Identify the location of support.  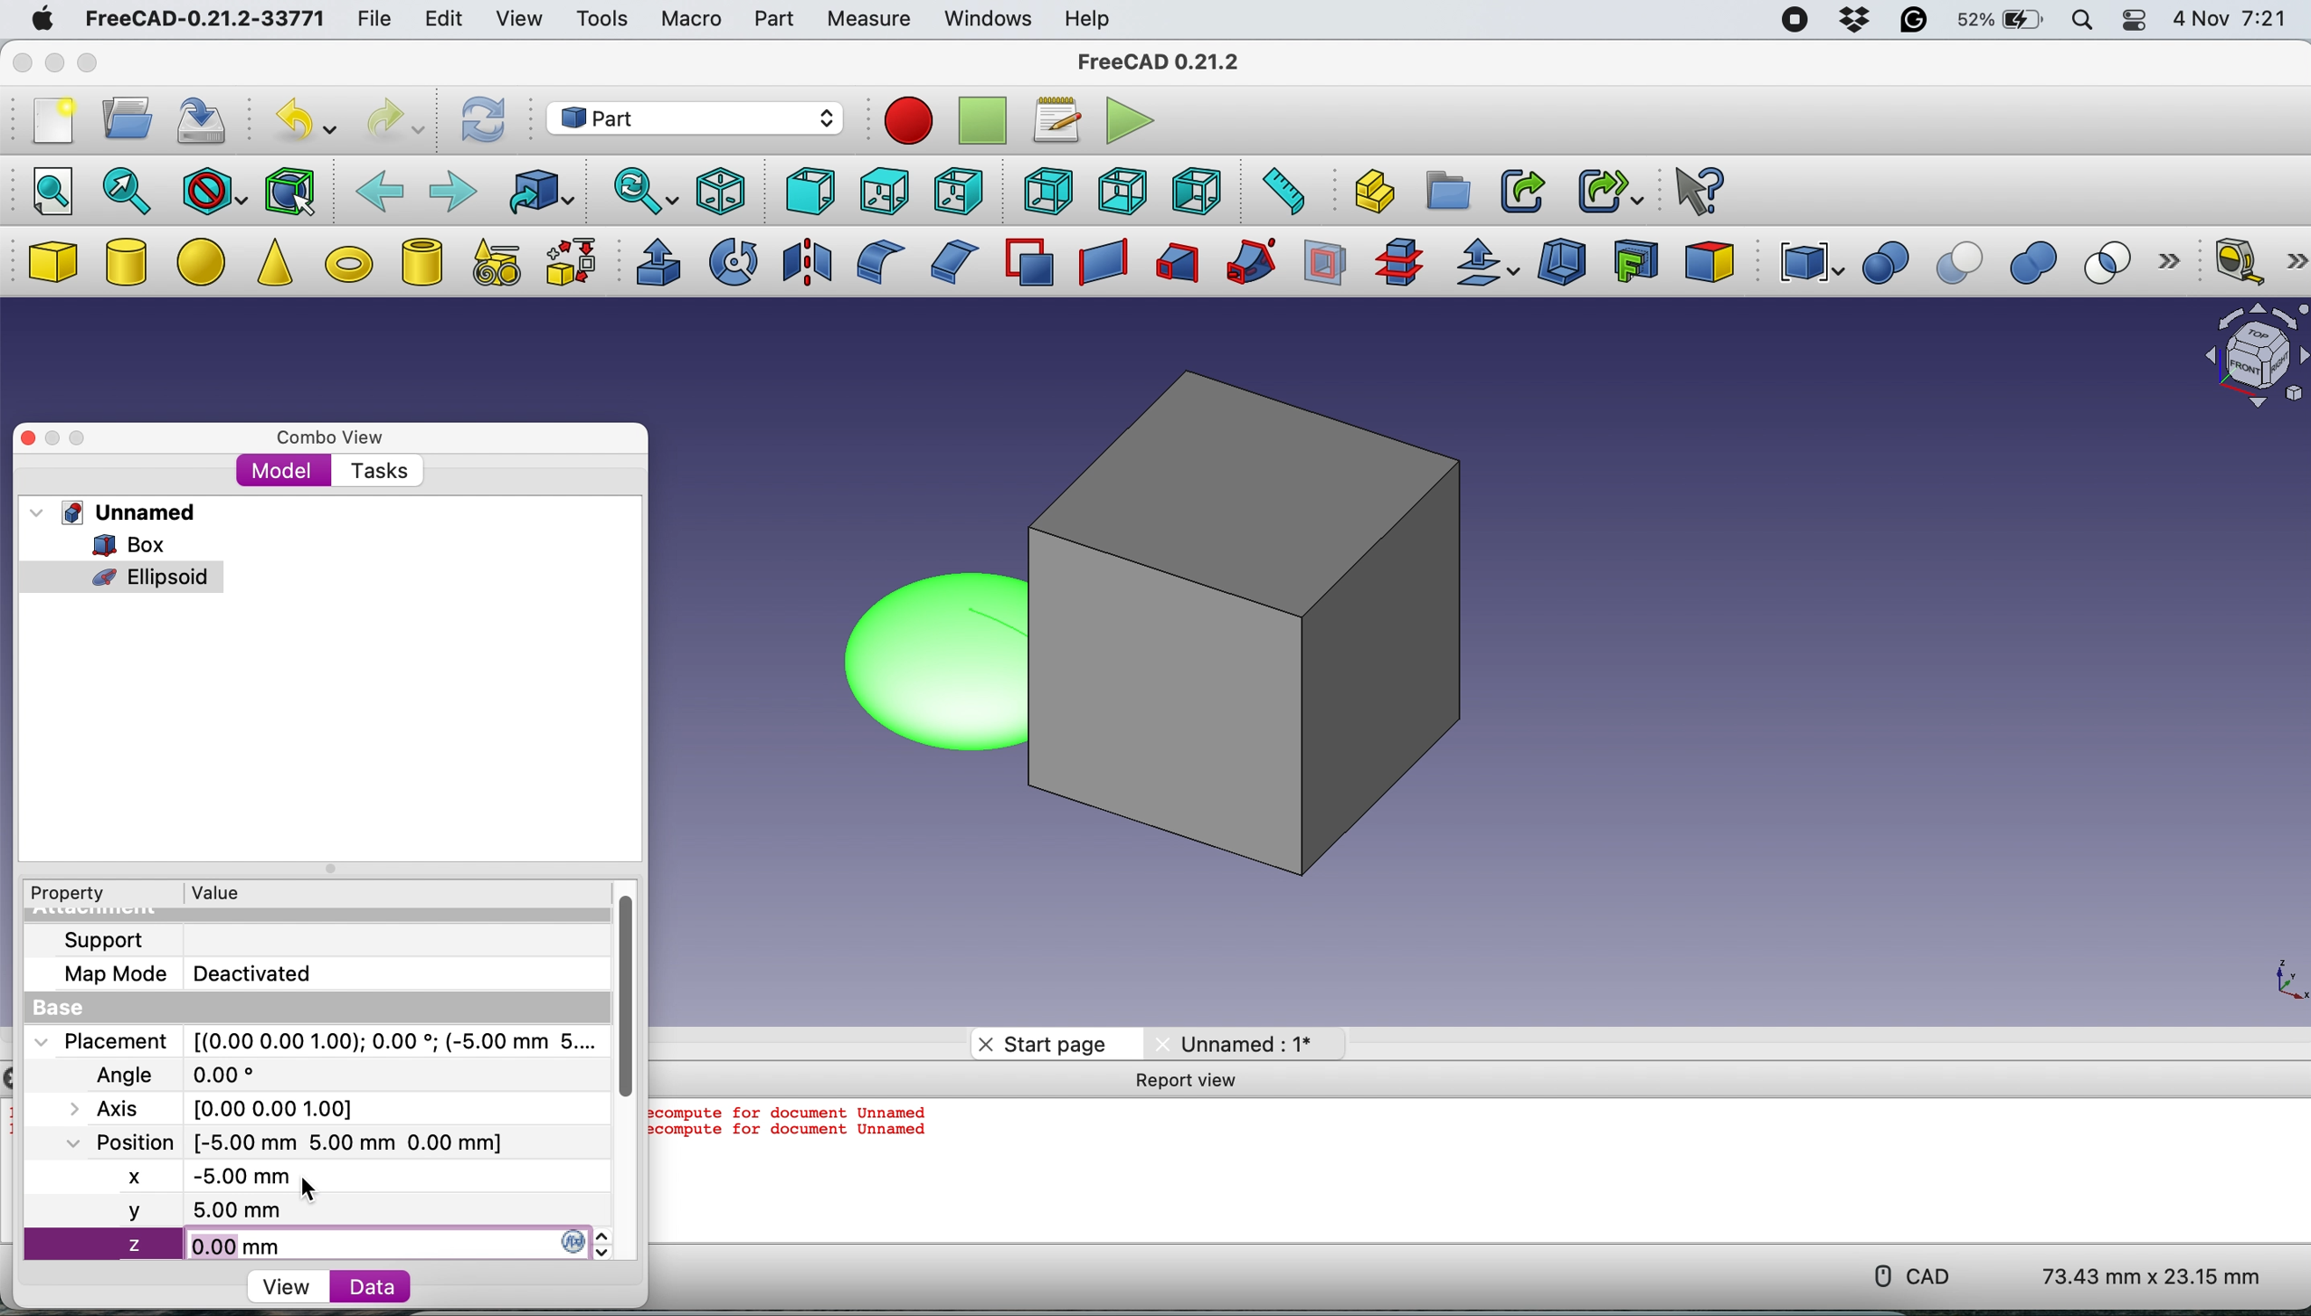
(99, 940).